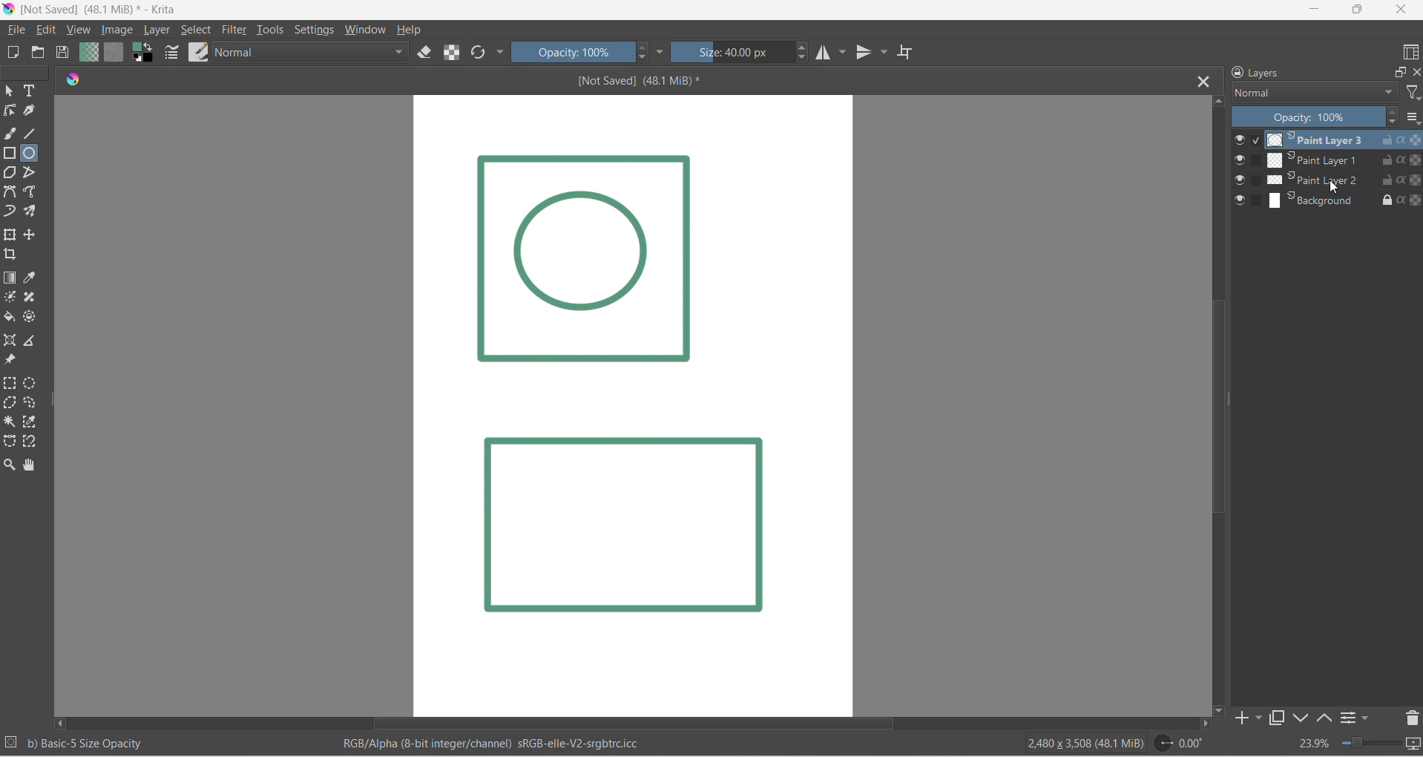 This screenshot has height=757, width=1423. I want to click on calligraphy tool, so click(33, 111).